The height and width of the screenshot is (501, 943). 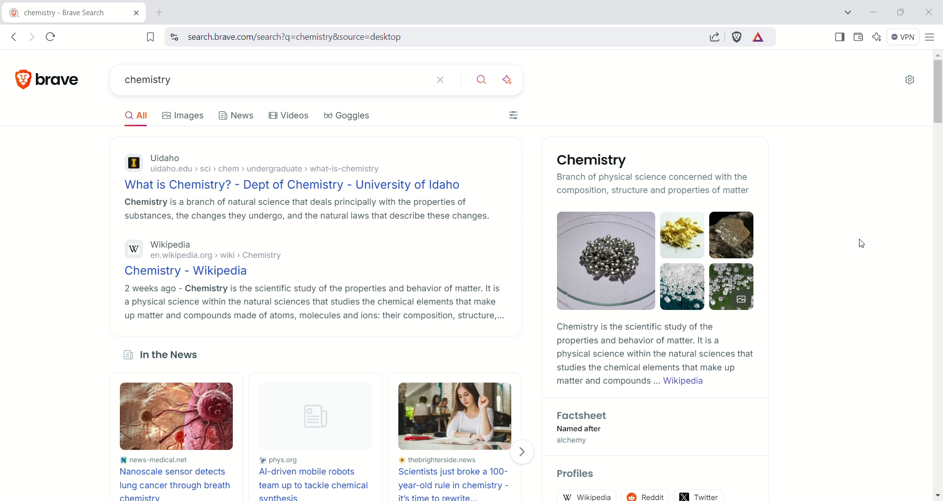 What do you see at coordinates (296, 171) in the screenshot?
I see `Uidaho uidaho.edu › sci › chem › undergraduate › what-is-chemistry What is Chemistry? - Dept of Chemistry - University of Idaho` at bounding box center [296, 171].